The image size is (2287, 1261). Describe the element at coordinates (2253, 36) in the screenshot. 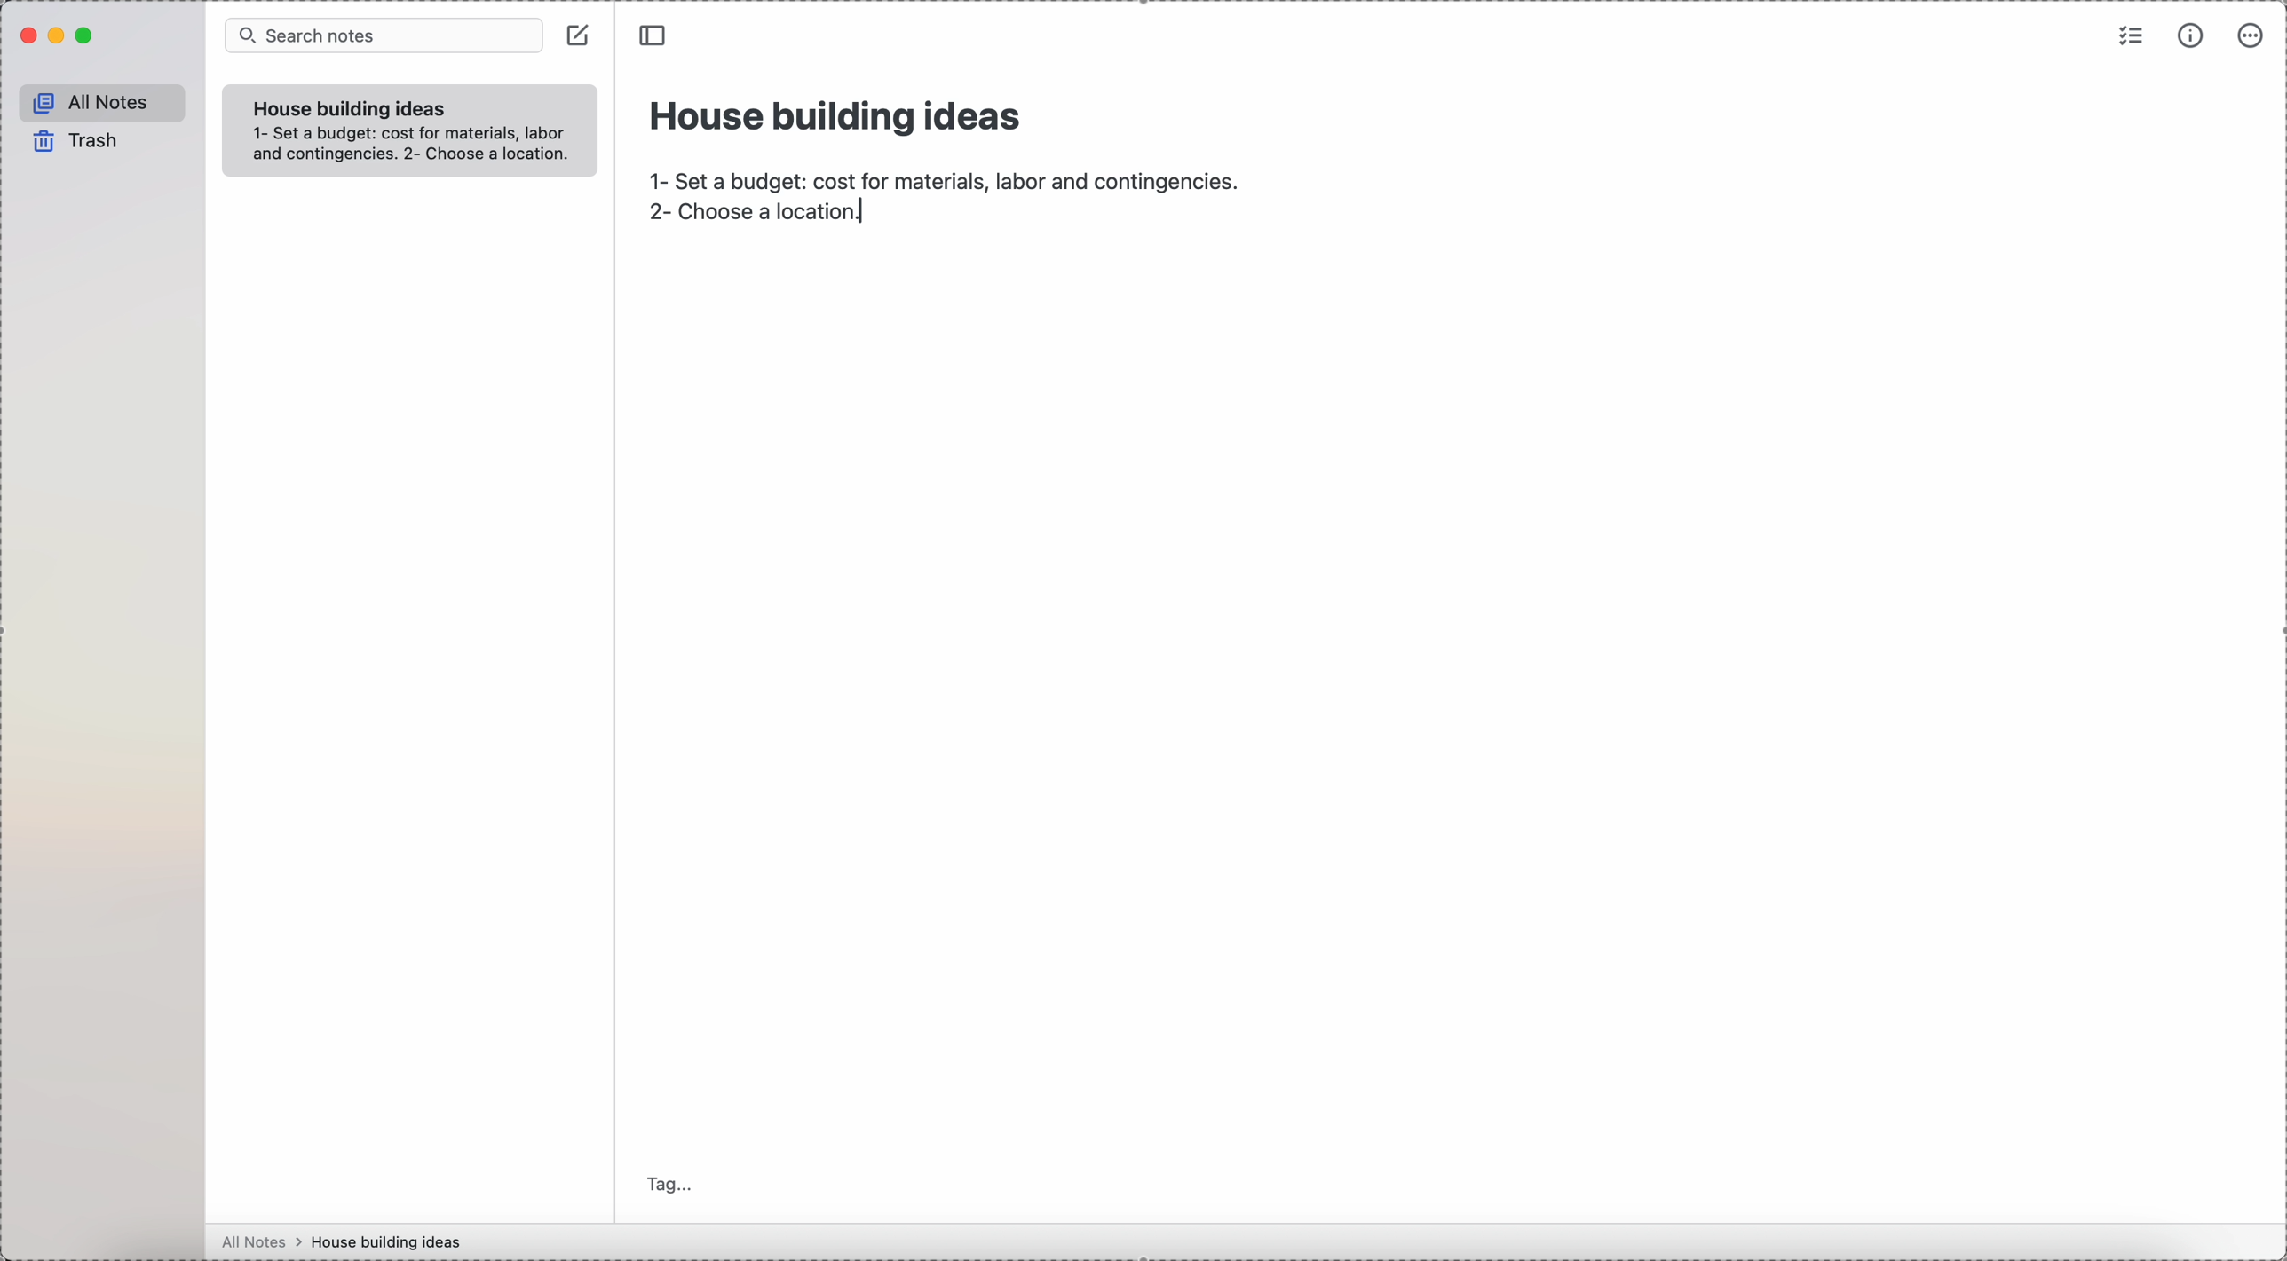

I see `more options` at that location.